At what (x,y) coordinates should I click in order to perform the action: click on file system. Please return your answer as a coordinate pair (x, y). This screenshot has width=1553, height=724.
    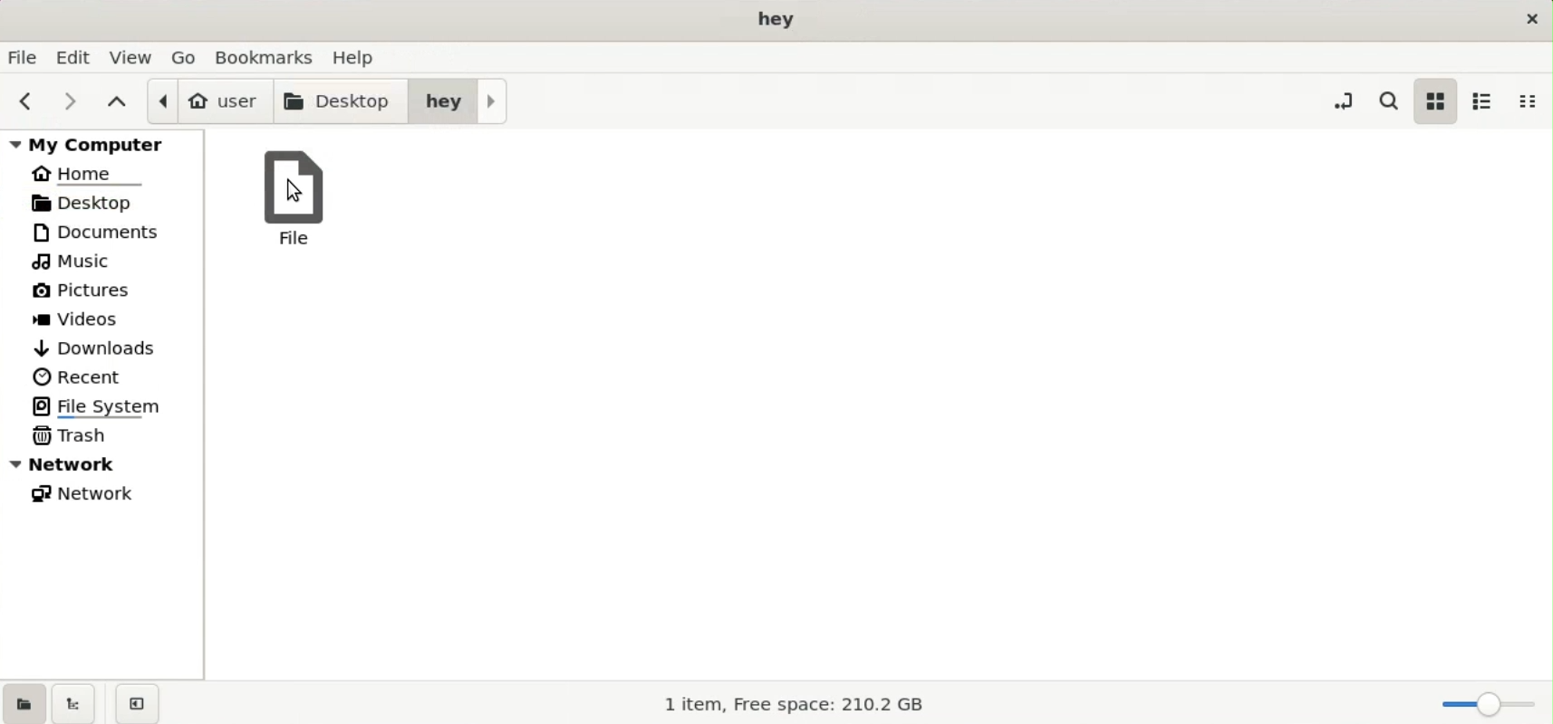
    Looking at the image, I should click on (104, 405).